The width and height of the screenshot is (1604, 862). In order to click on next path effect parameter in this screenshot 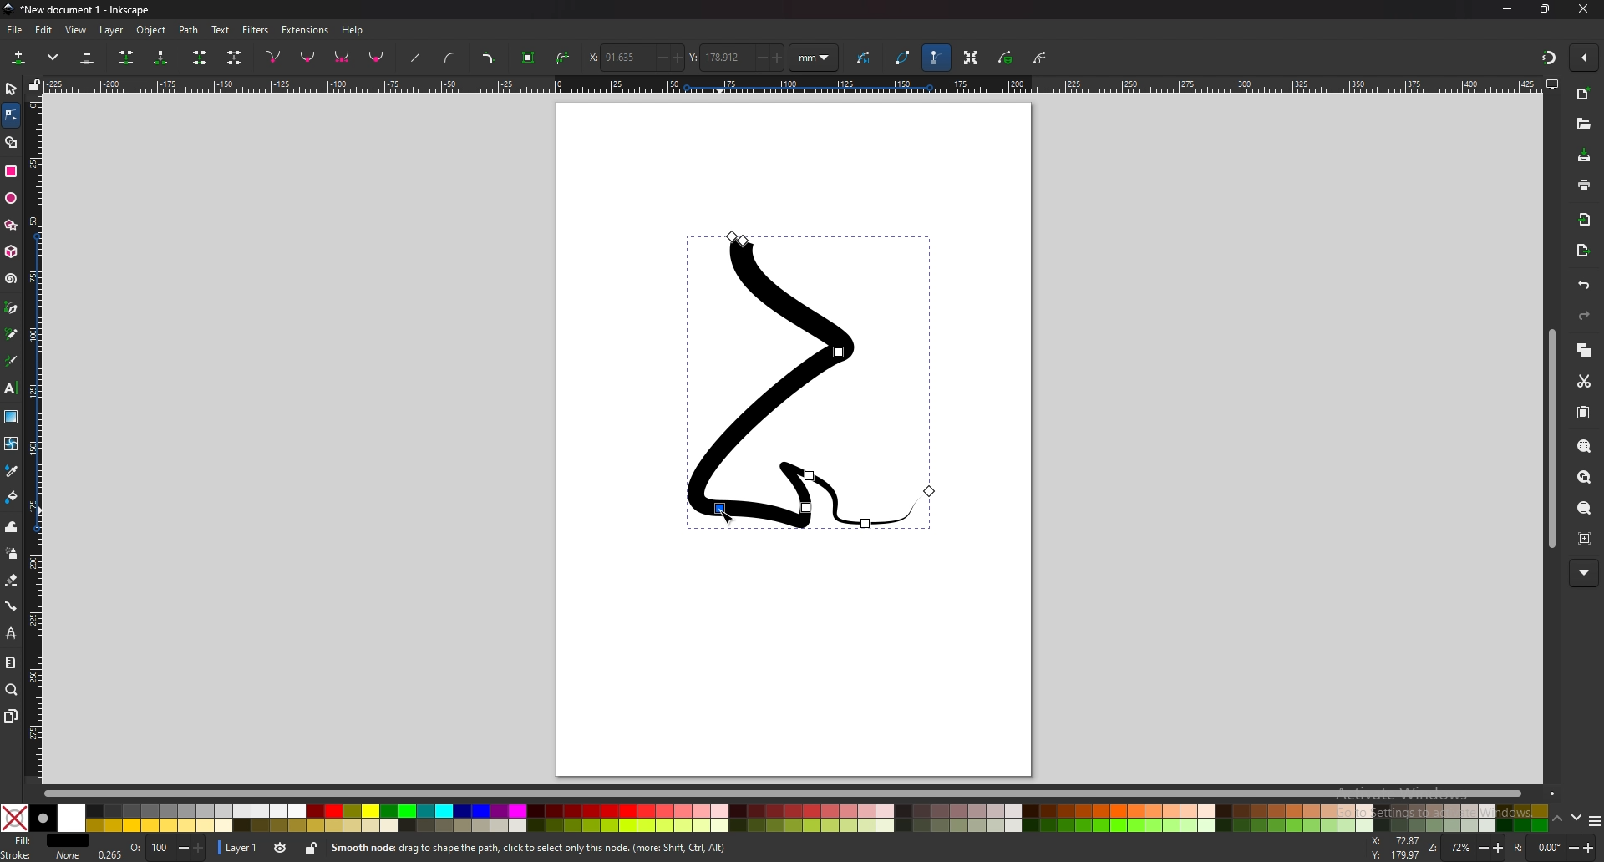, I will do `click(865, 58)`.